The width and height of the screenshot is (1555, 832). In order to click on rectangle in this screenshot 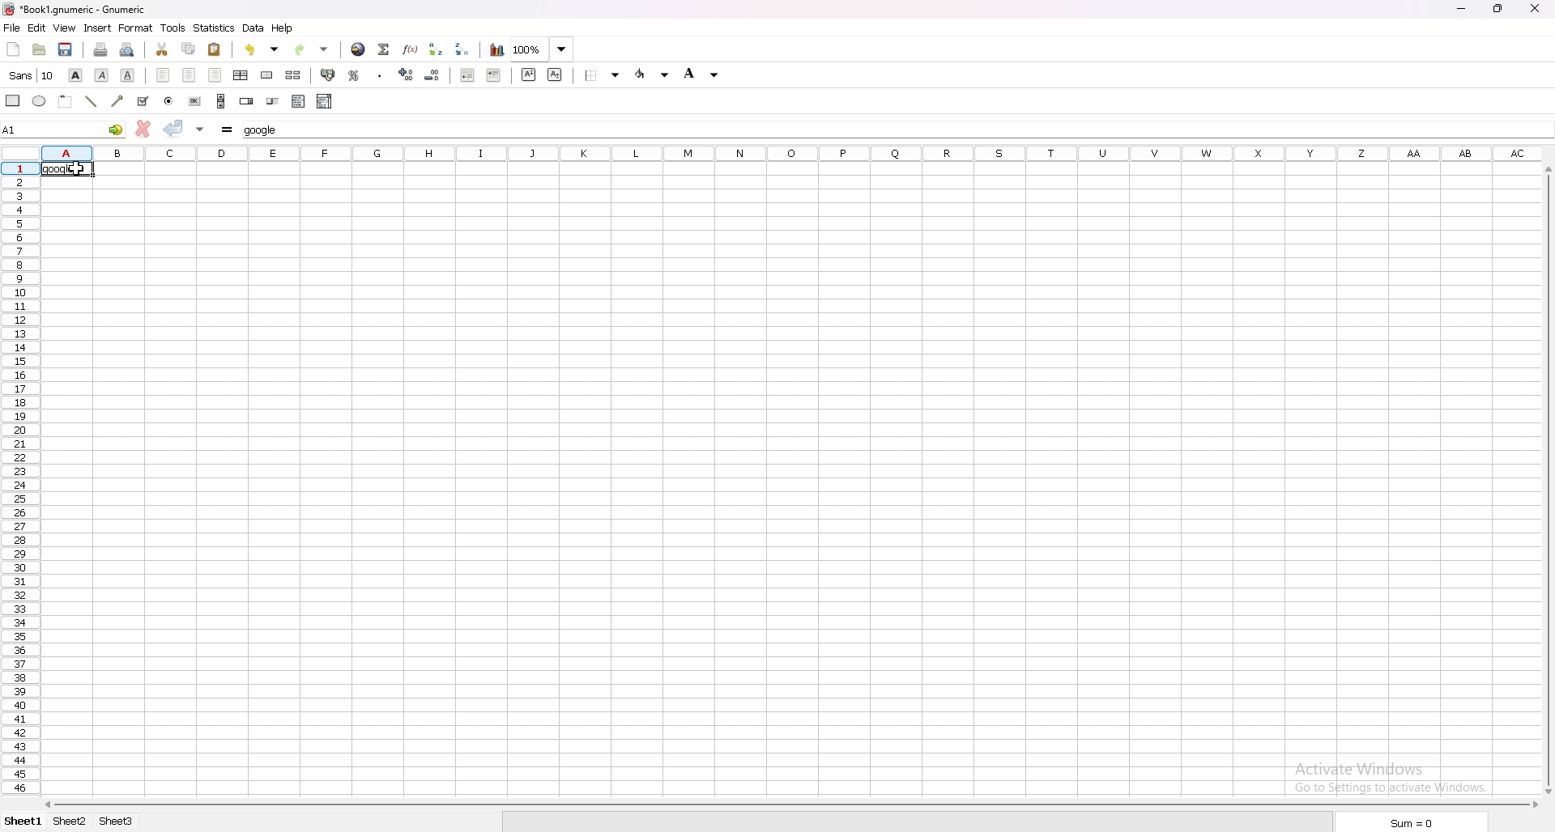, I will do `click(13, 100)`.